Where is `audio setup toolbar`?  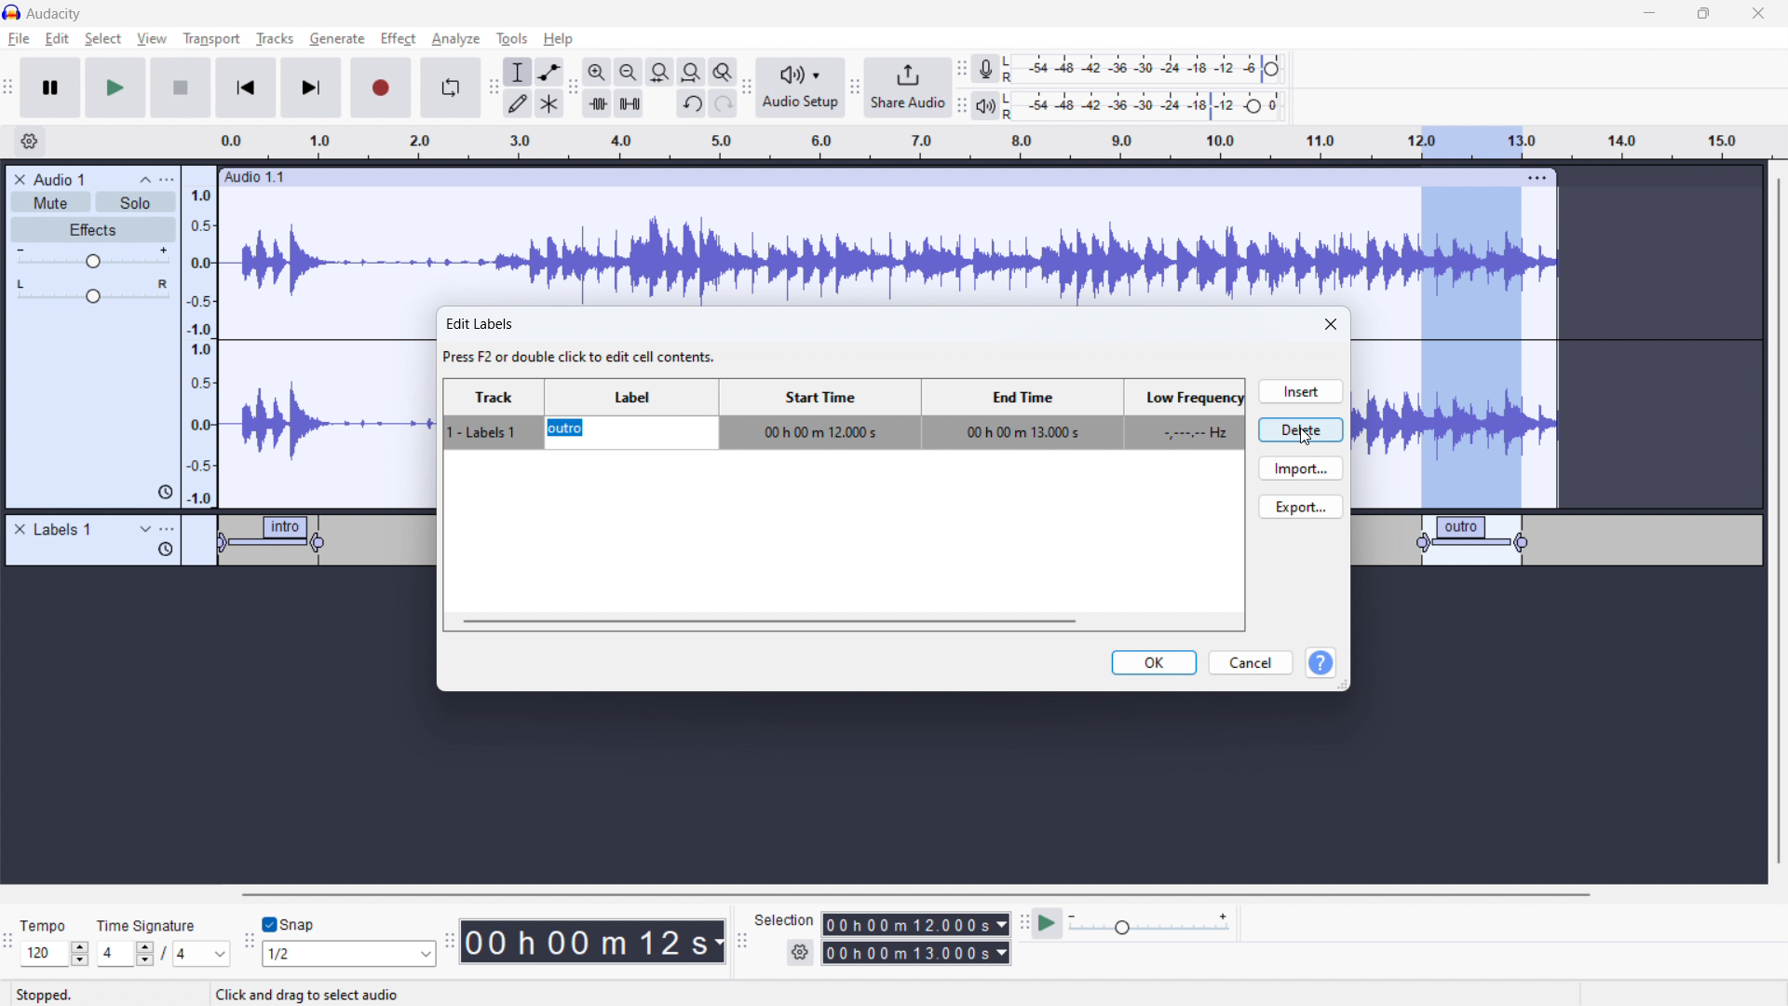 audio setup toolbar is located at coordinates (746, 88).